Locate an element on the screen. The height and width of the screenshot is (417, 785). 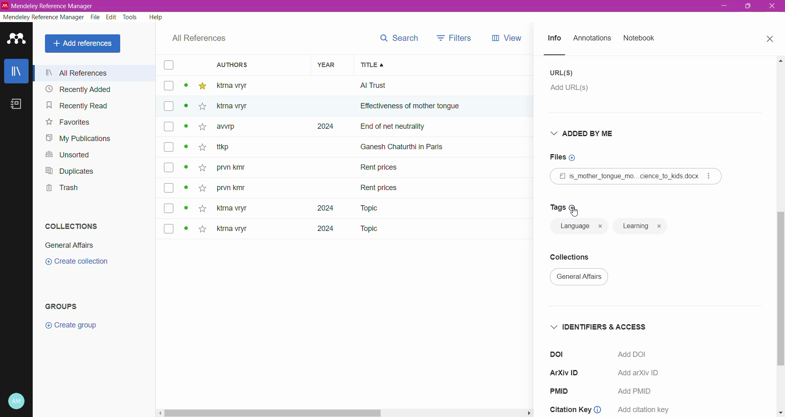
dot  is located at coordinates (184, 230).